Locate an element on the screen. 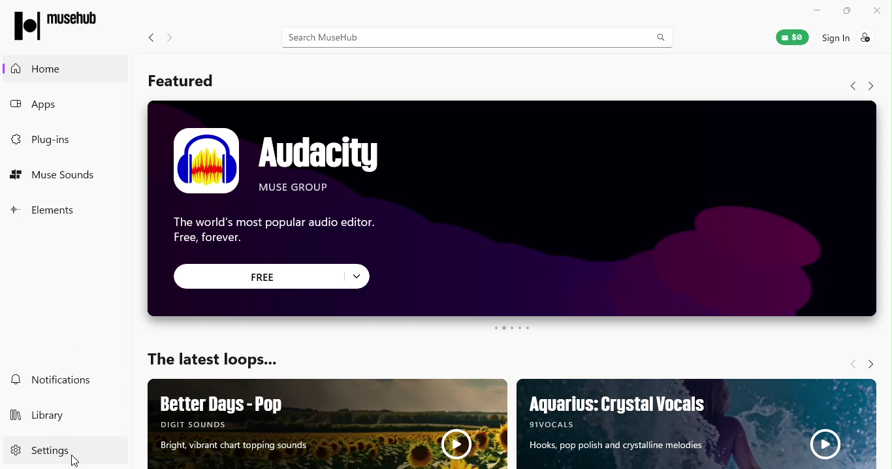 This screenshot has width=892, height=469. Elements is located at coordinates (53, 210).